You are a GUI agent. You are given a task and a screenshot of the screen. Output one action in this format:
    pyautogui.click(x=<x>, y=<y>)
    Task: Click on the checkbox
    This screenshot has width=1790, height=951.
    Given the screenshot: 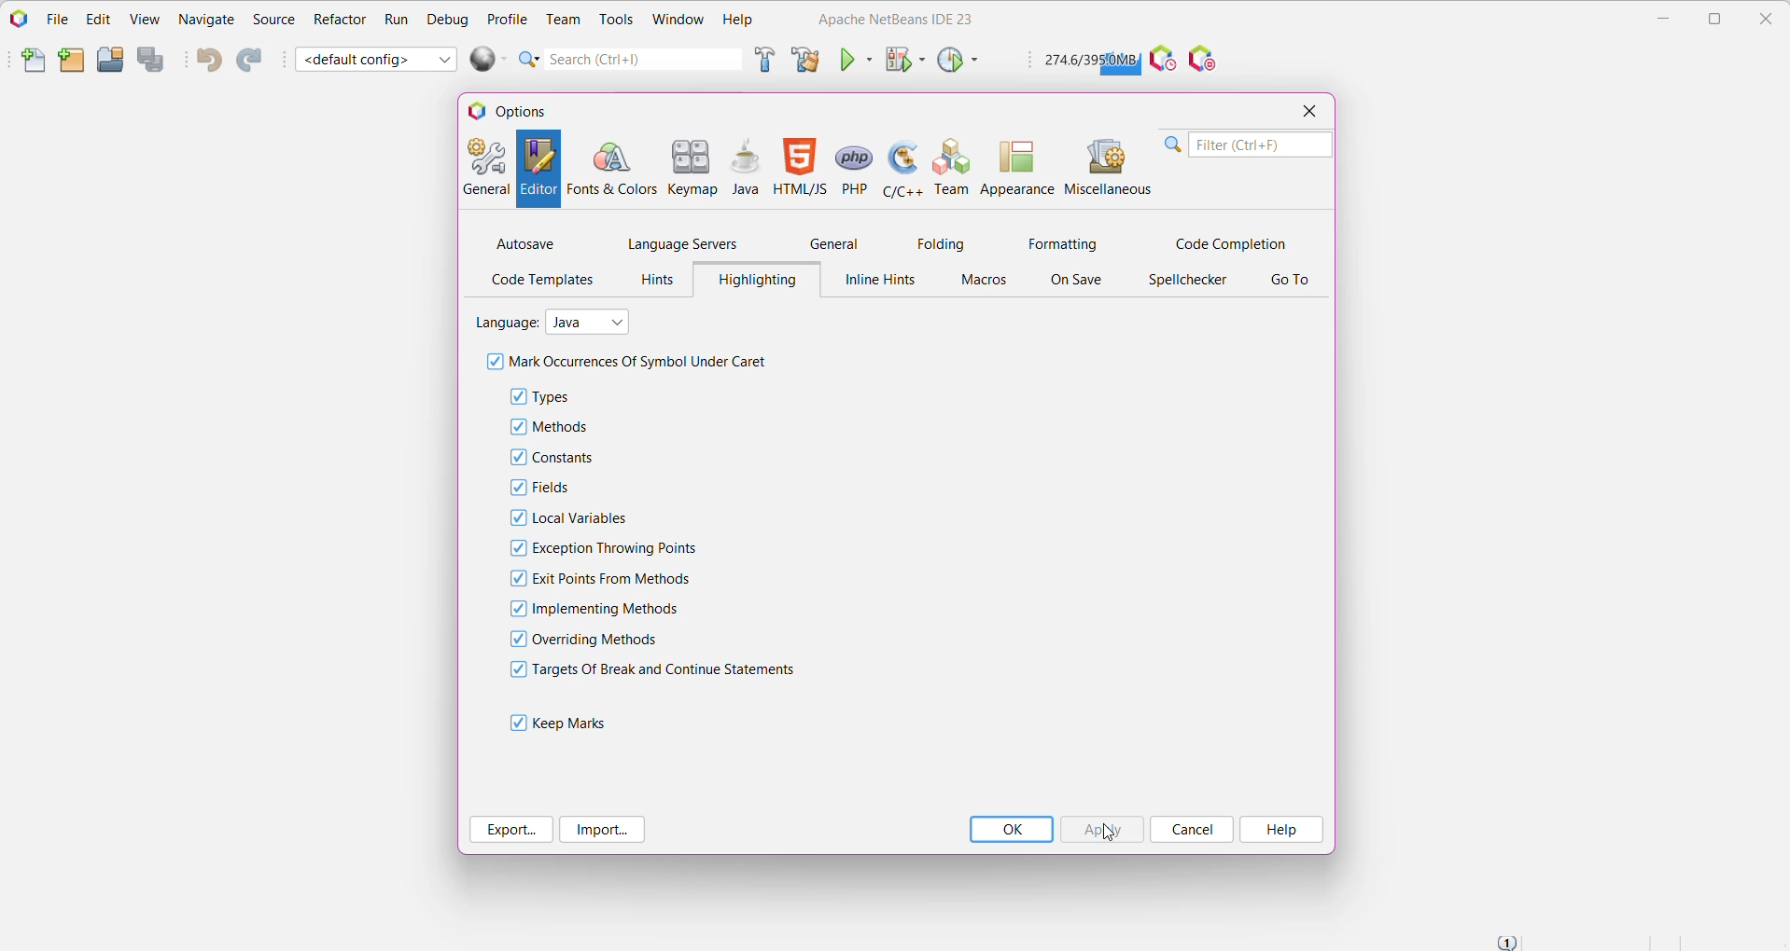 What is the action you would take?
    pyautogui.click(x=515, y=488)
    